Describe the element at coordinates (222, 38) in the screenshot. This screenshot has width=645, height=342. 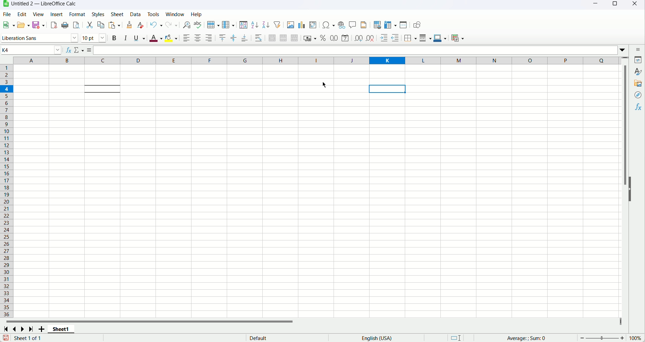
I see `Align Top` at that location.